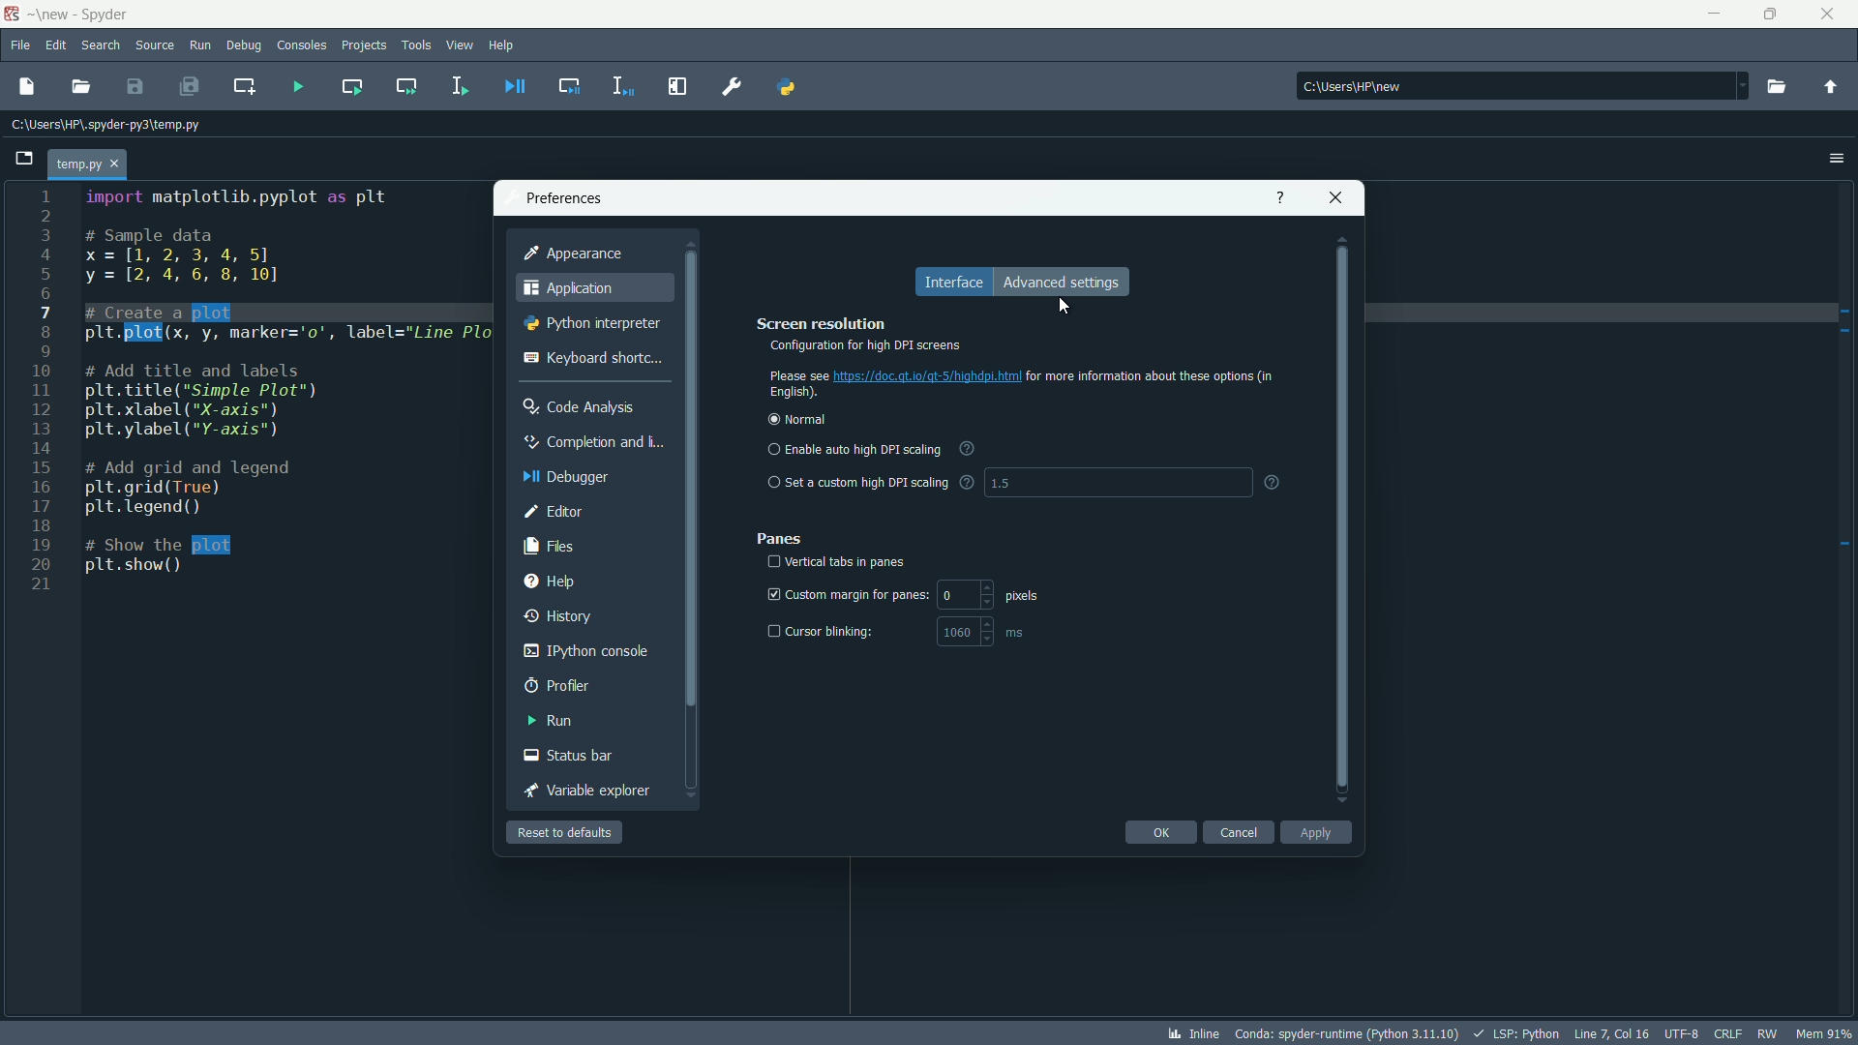 The height and width of the screenshot is (1045, 1858). What do you see at coordinates (1024, 595) in the screenshot?
I see `pixels` at bounding box center [1024, 595].